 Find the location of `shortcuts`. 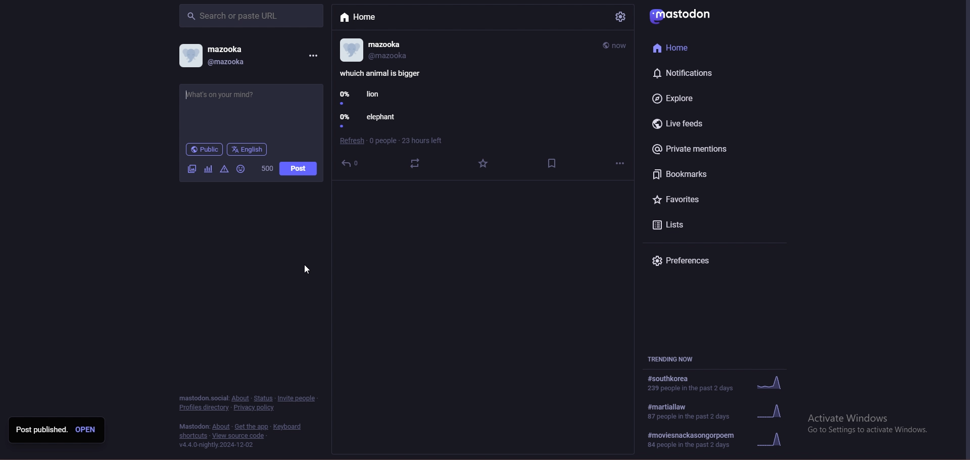

shortcuts is located at coordinates (193, 436).